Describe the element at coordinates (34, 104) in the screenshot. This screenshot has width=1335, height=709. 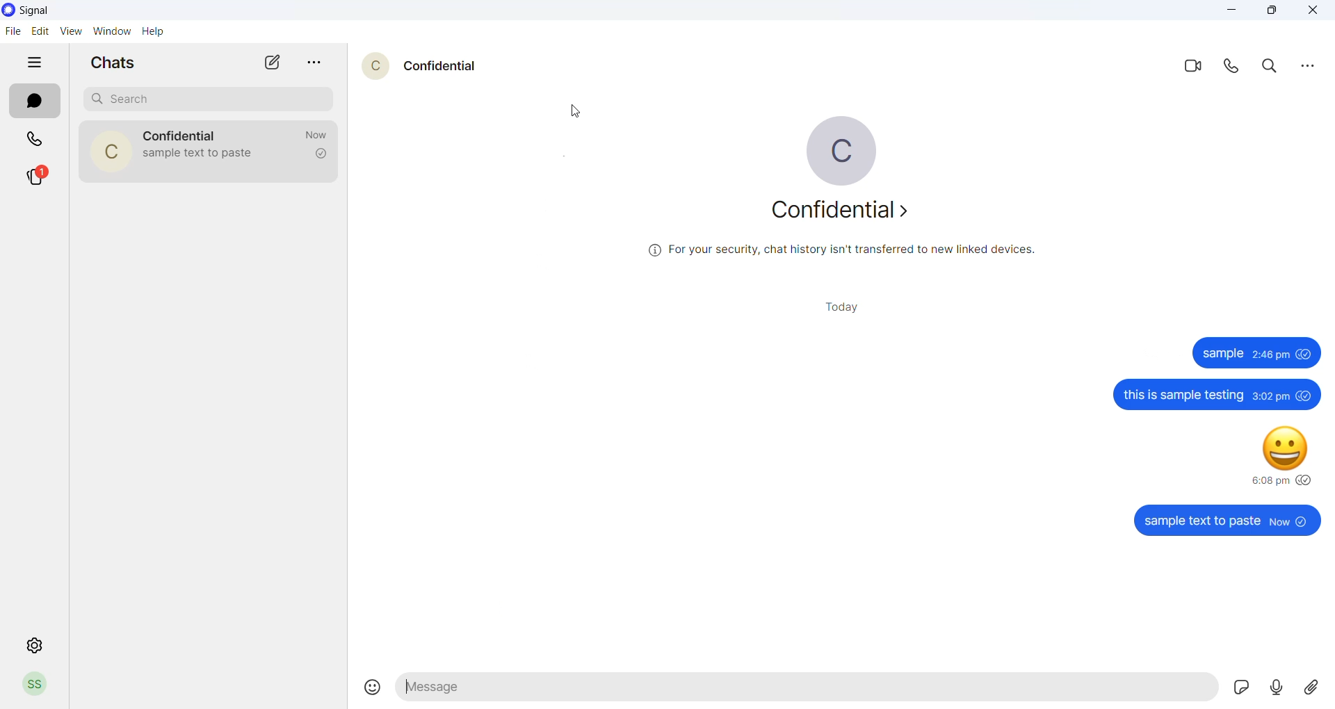
I see `chats` at that location.